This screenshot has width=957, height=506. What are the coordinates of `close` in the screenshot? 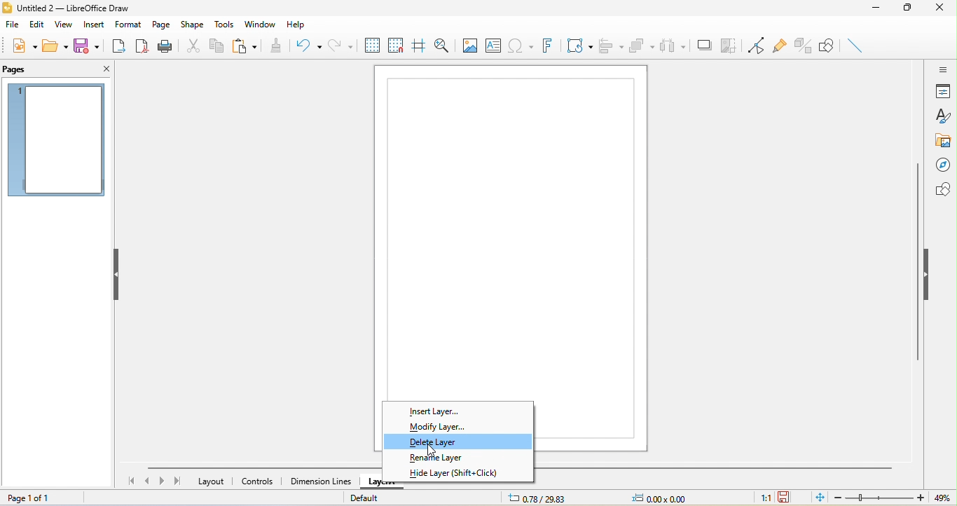 It's located at (104, 68).